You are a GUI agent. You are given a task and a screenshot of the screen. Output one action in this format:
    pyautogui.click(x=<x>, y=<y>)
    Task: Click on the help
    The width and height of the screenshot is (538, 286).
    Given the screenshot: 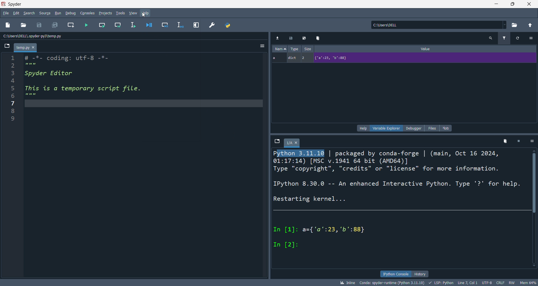 What is the action you would take?
    pyautogui.click(x=363, y=128)
    